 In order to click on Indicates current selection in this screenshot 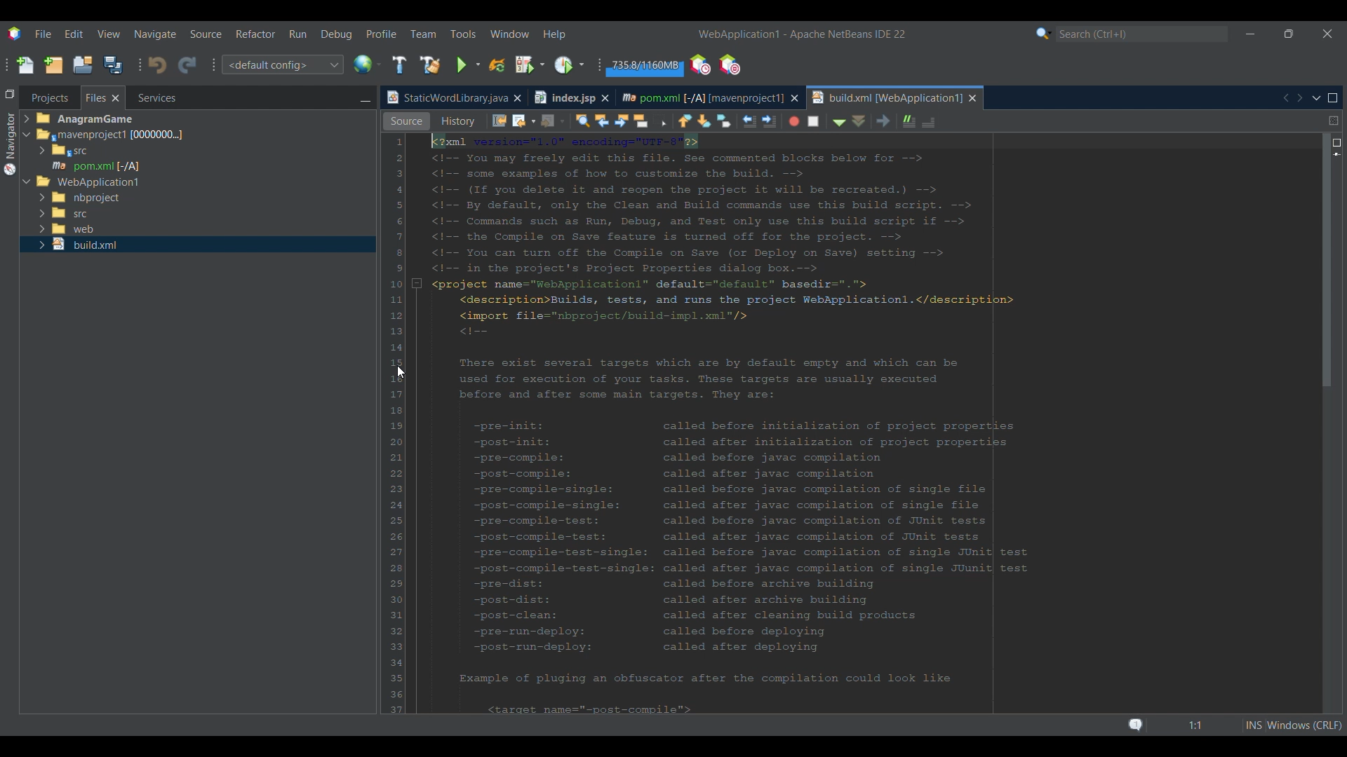, I will do `click(413, 276)`.